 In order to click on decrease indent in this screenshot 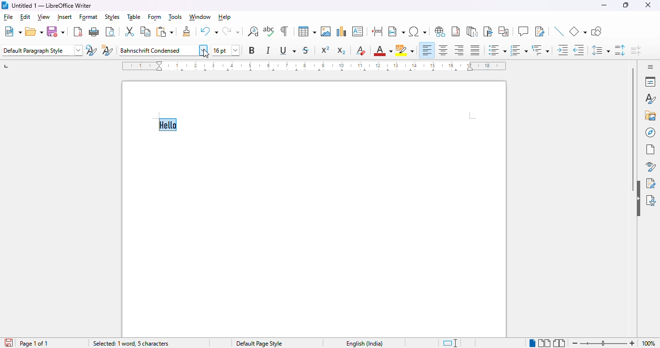, I will do `click(579, 50)`.